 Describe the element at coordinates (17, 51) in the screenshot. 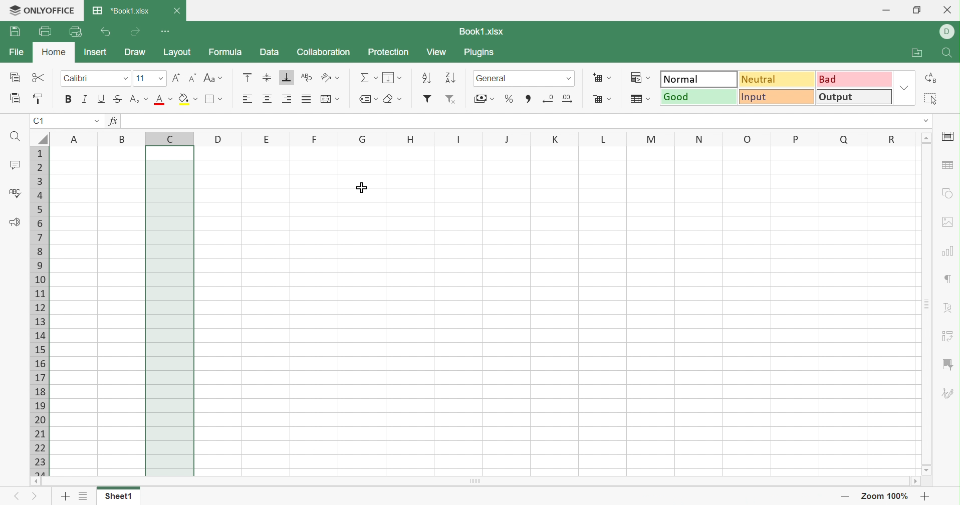

I see `File` at that location.